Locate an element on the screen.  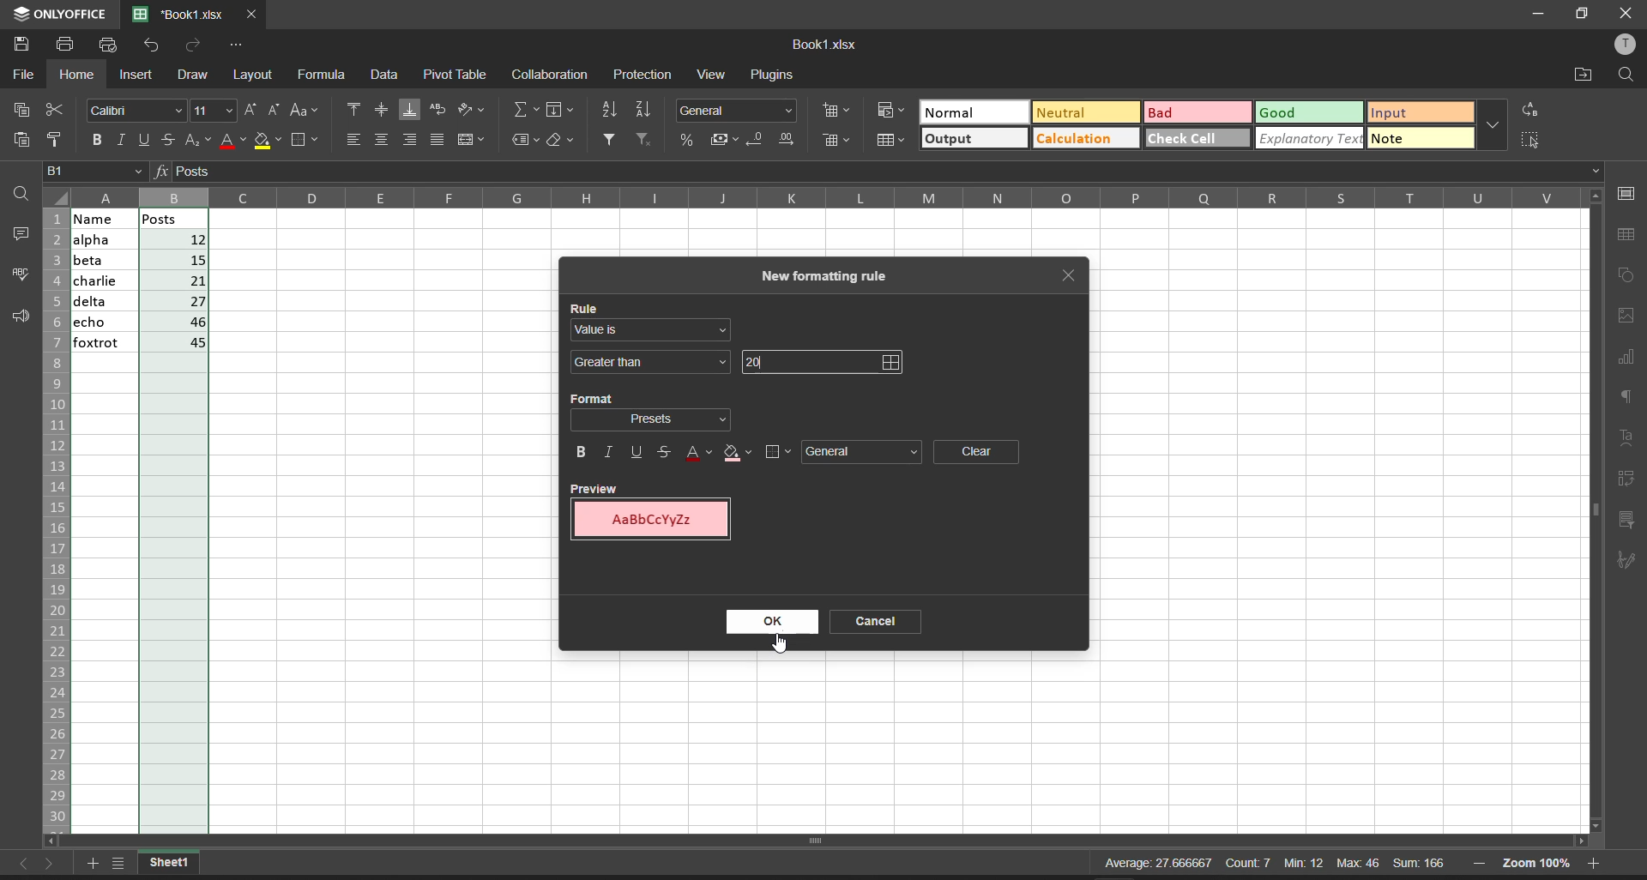
insert is located at coordinates (137, 74).